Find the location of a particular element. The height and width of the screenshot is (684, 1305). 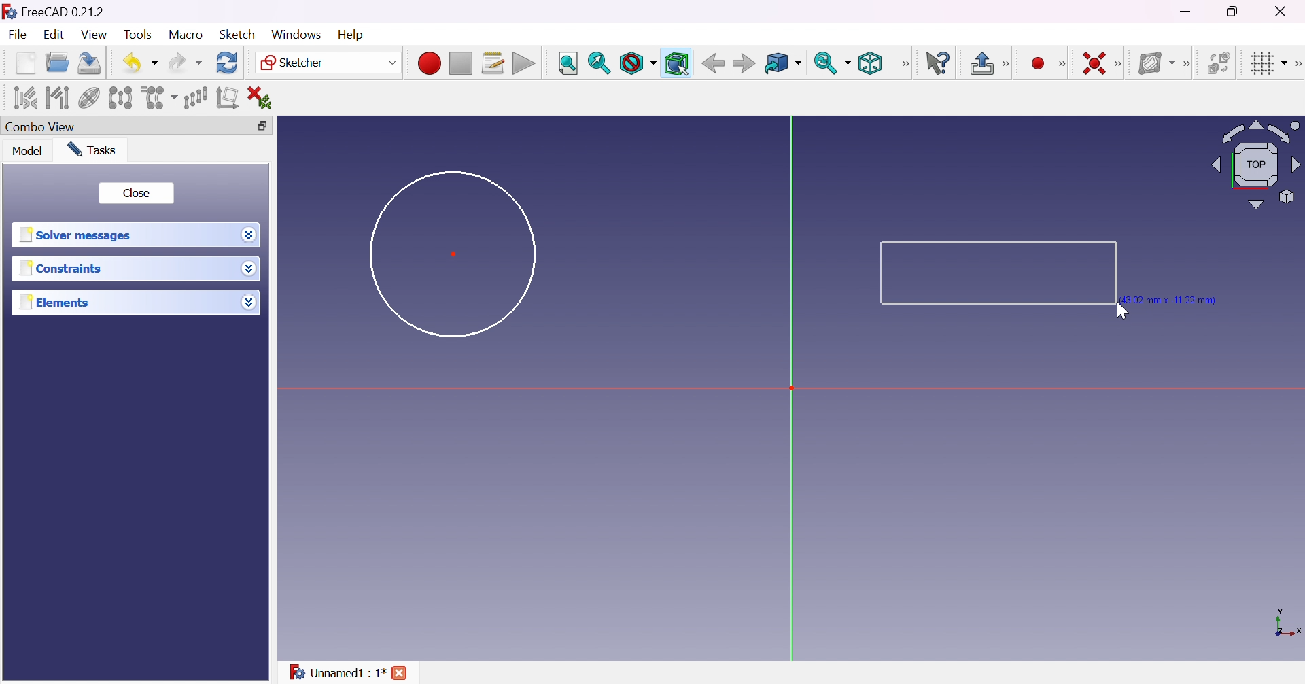

Drop is located at coordinates (251, 270).